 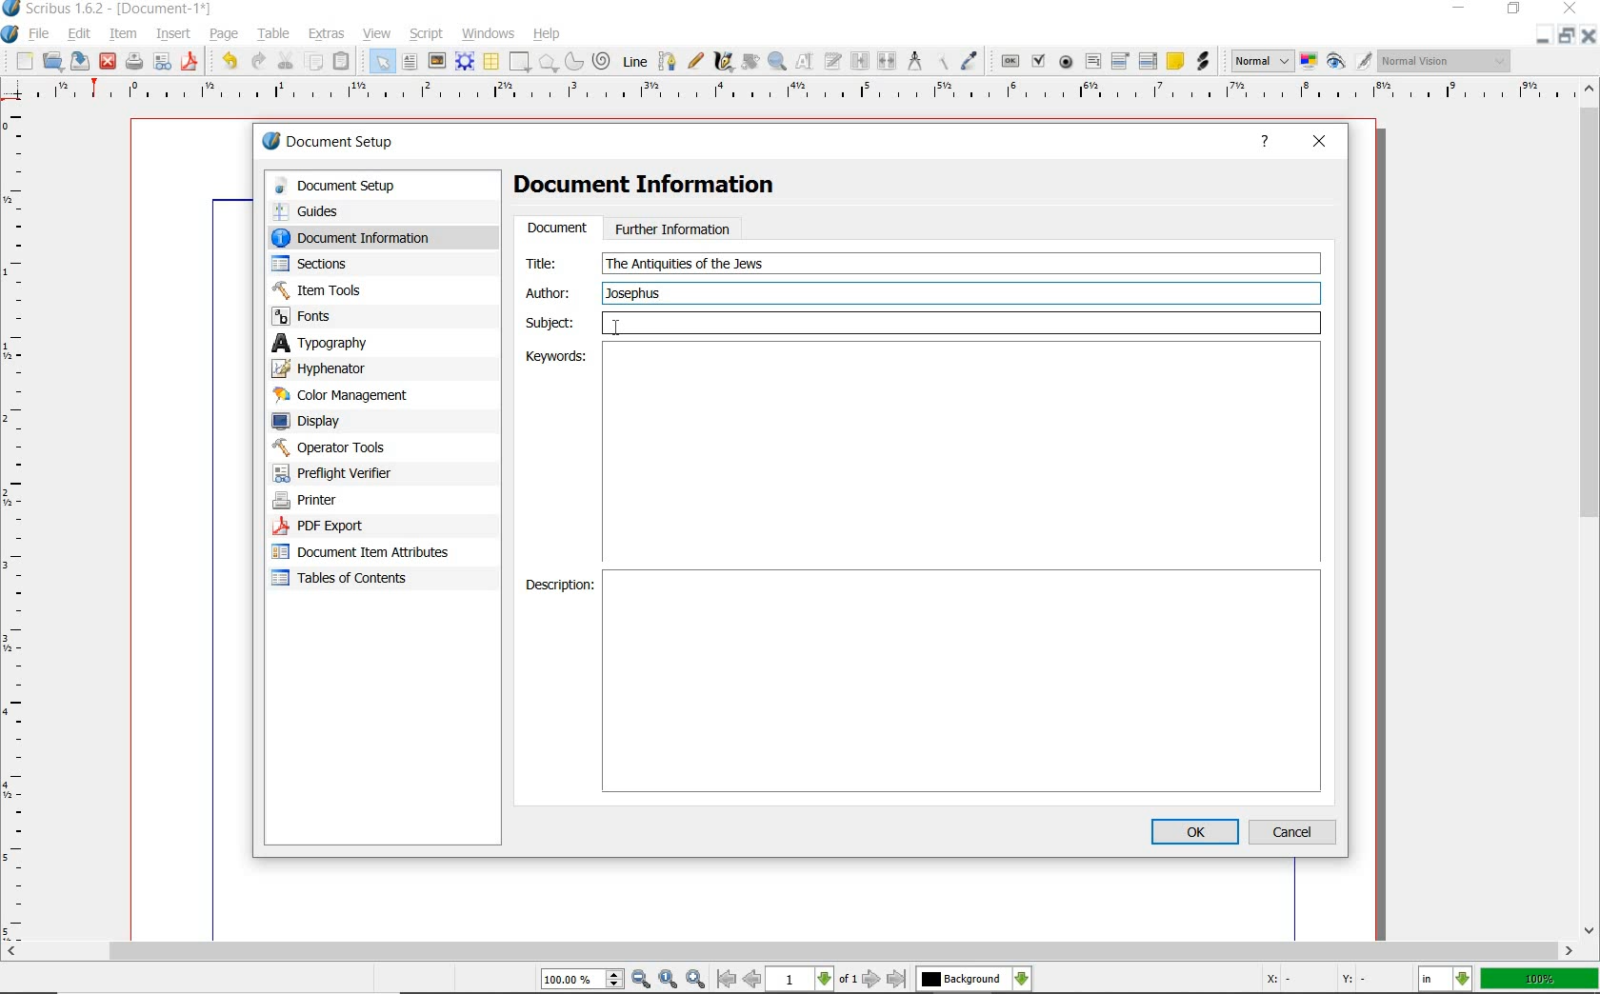 I want to click on further information, so click(x=673, y=228).